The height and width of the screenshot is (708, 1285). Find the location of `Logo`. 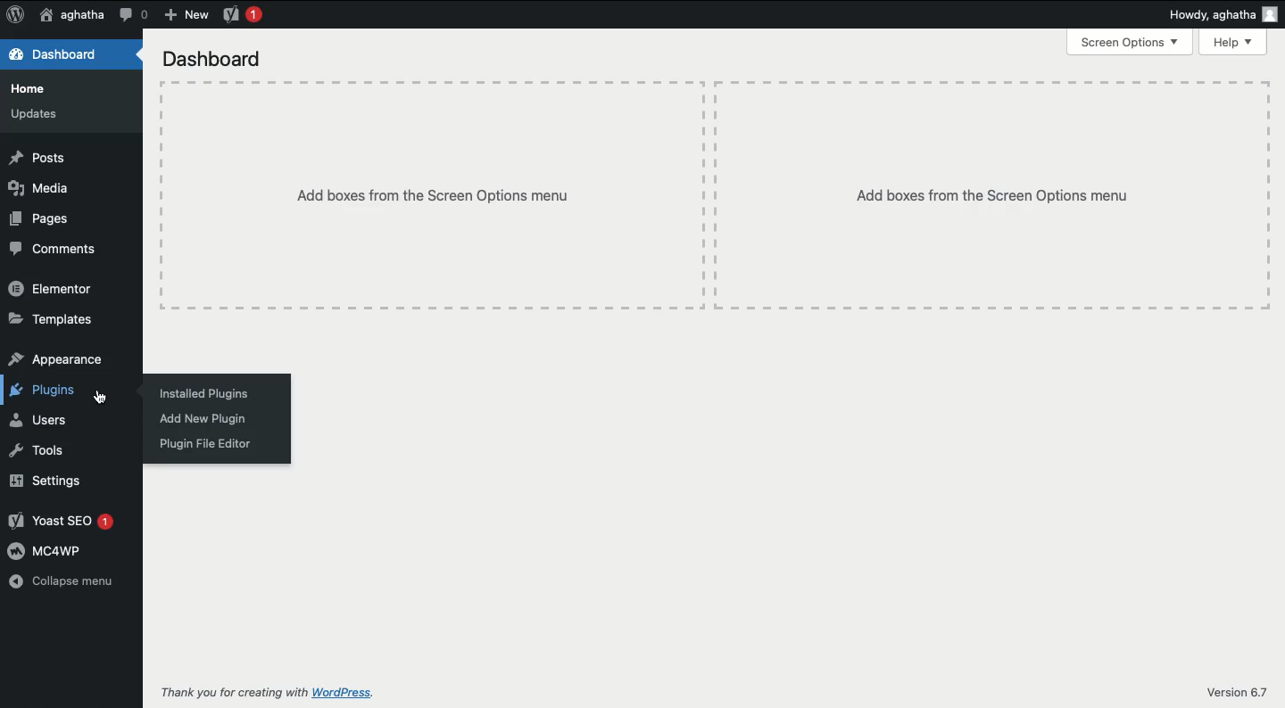

Logo is located at coordinates (15, 16).